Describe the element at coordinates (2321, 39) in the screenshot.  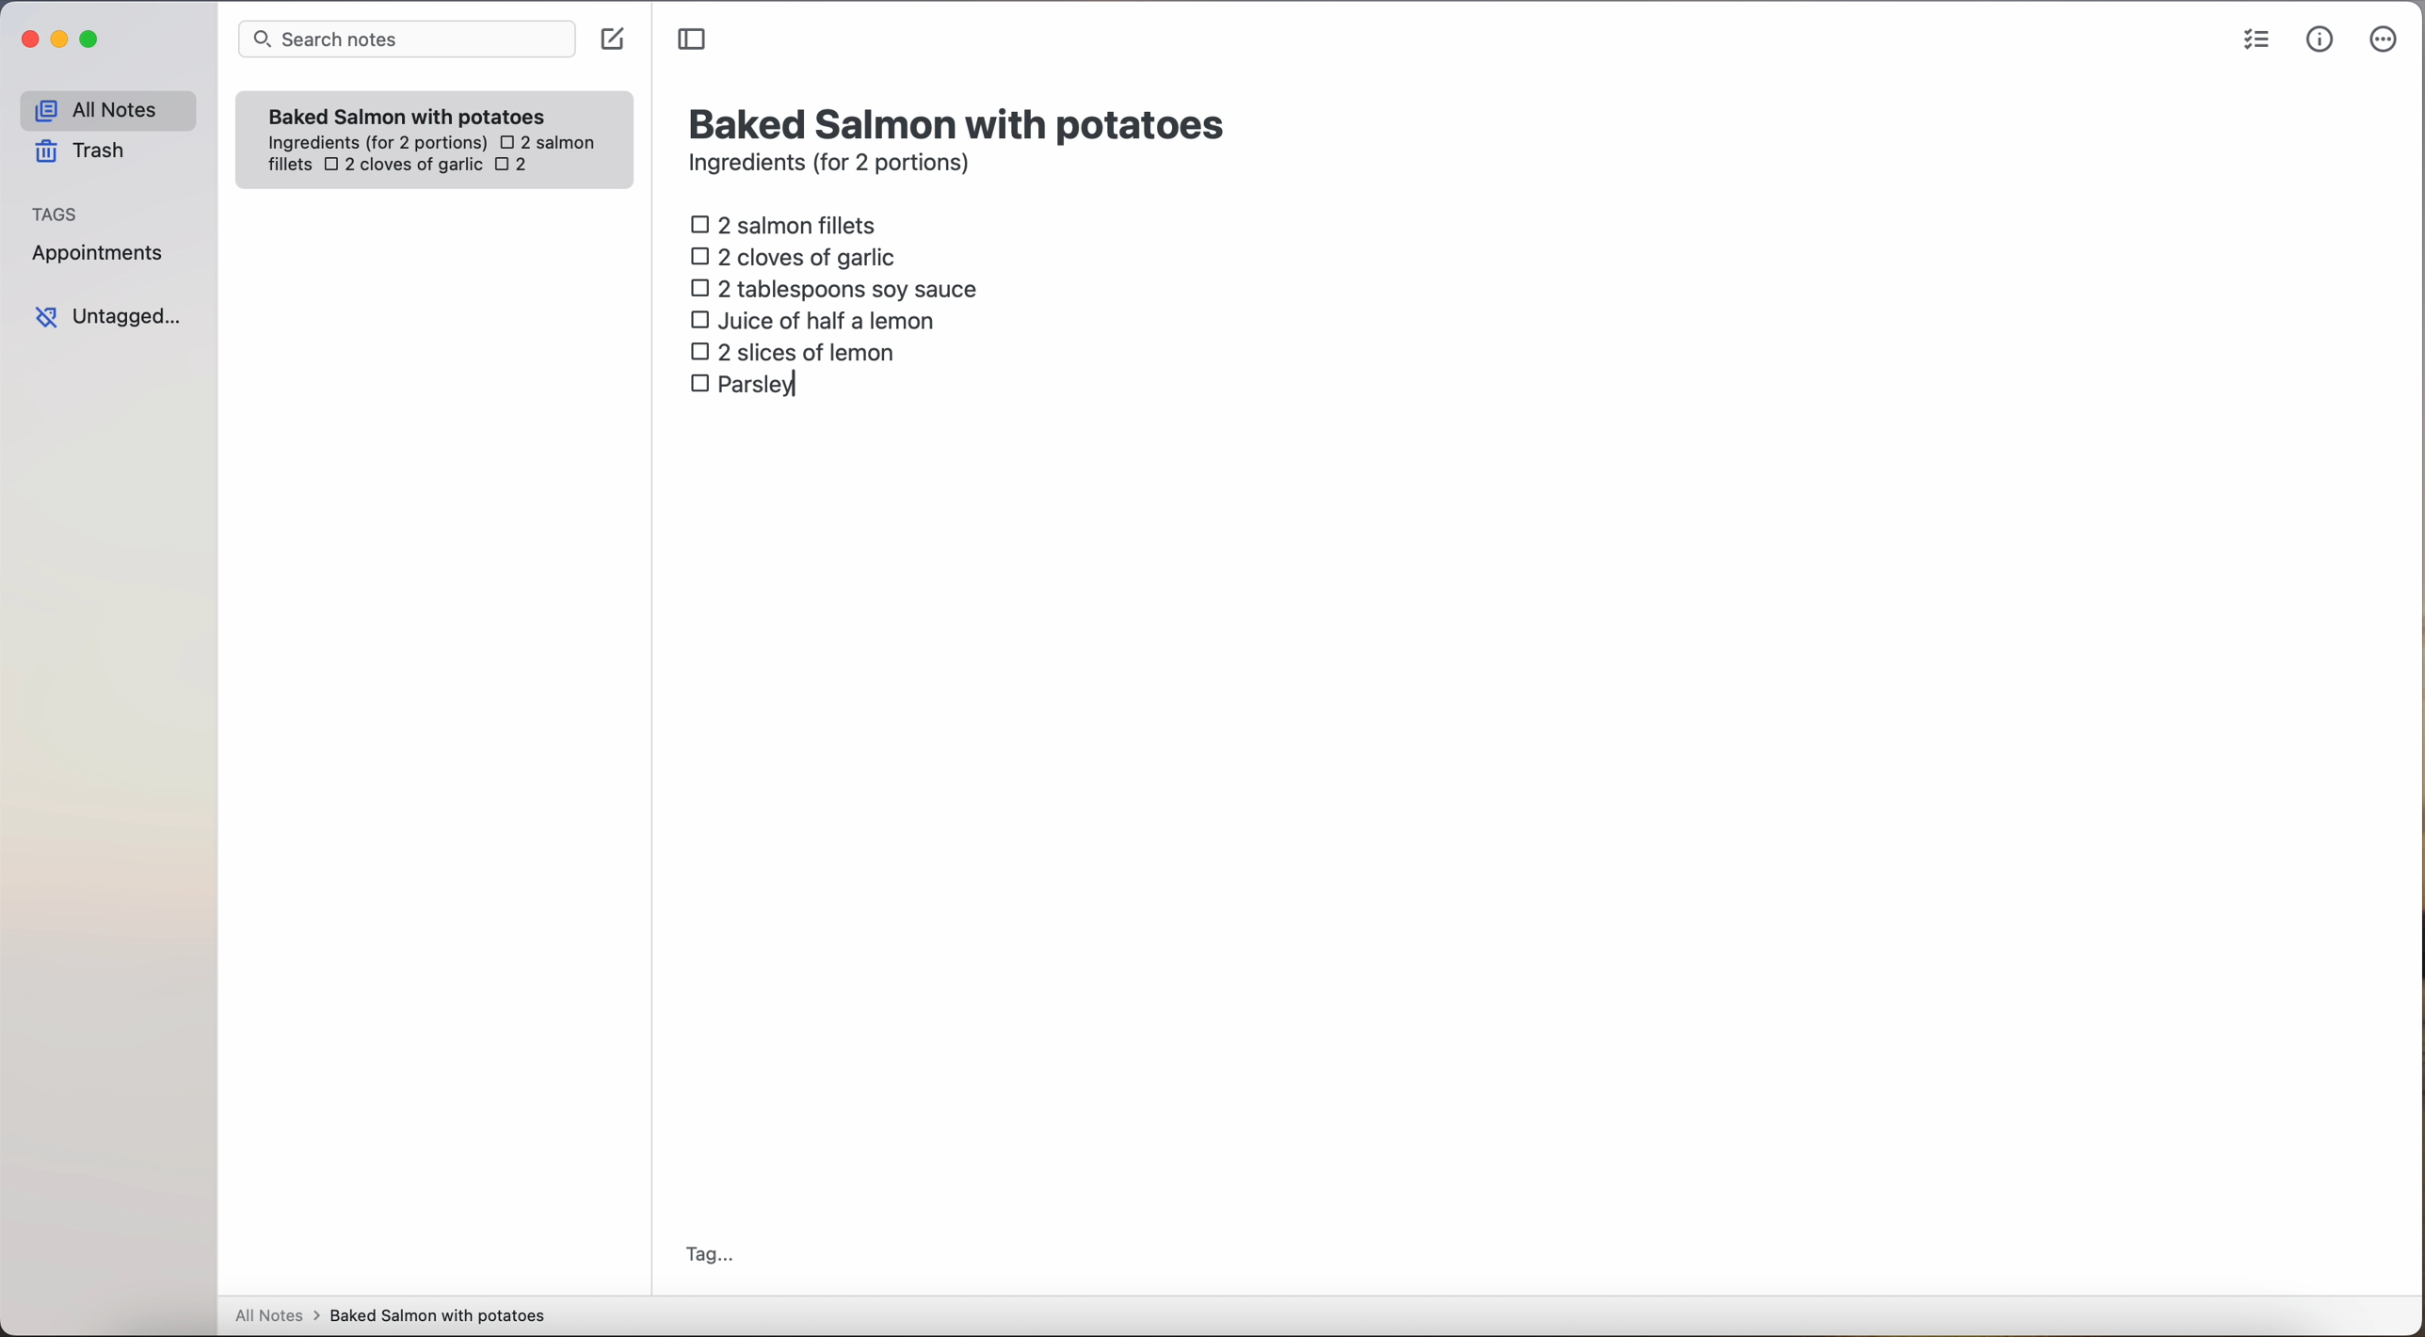
I see `metrics` at that location.